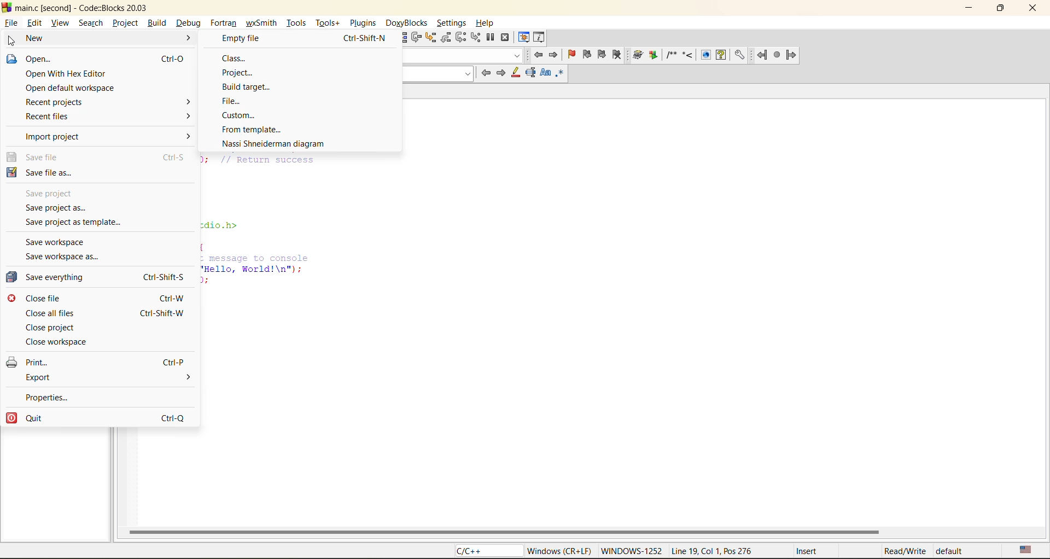 This screenshot has height=559, width=1050. What do you see at coordinates (514, 74) in the screenshot?
I see `highlight` at bounding box center [514, 74].